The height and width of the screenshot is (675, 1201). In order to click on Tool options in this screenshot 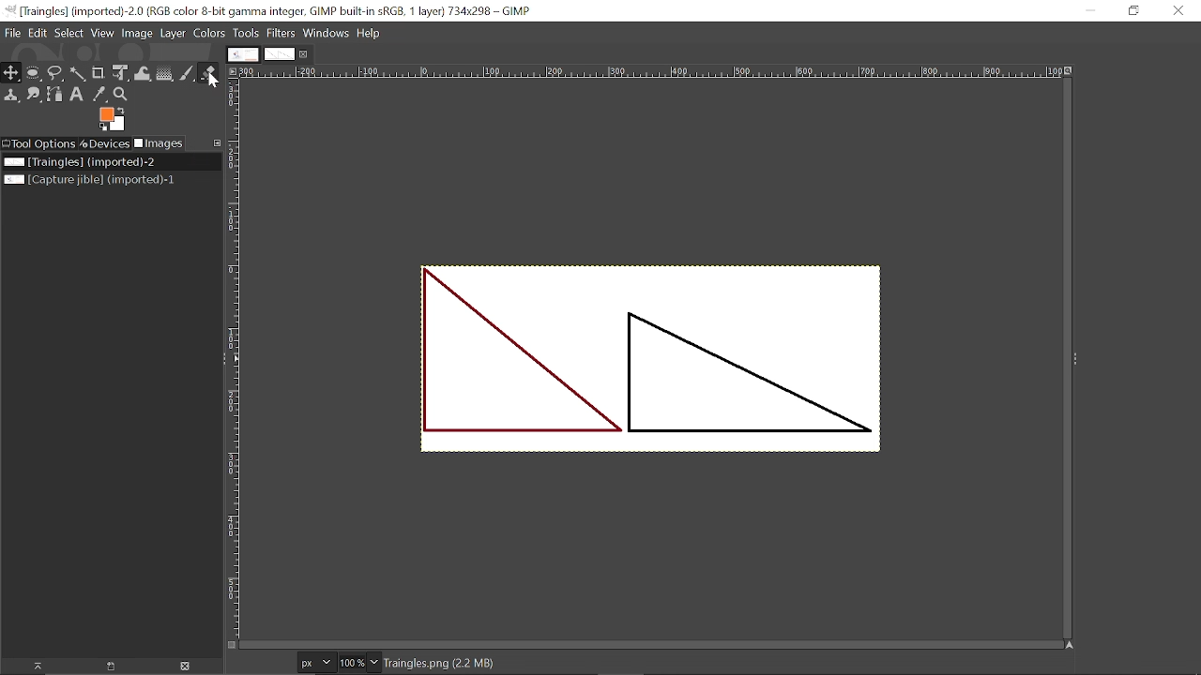, I will do `click(39, 143)`.